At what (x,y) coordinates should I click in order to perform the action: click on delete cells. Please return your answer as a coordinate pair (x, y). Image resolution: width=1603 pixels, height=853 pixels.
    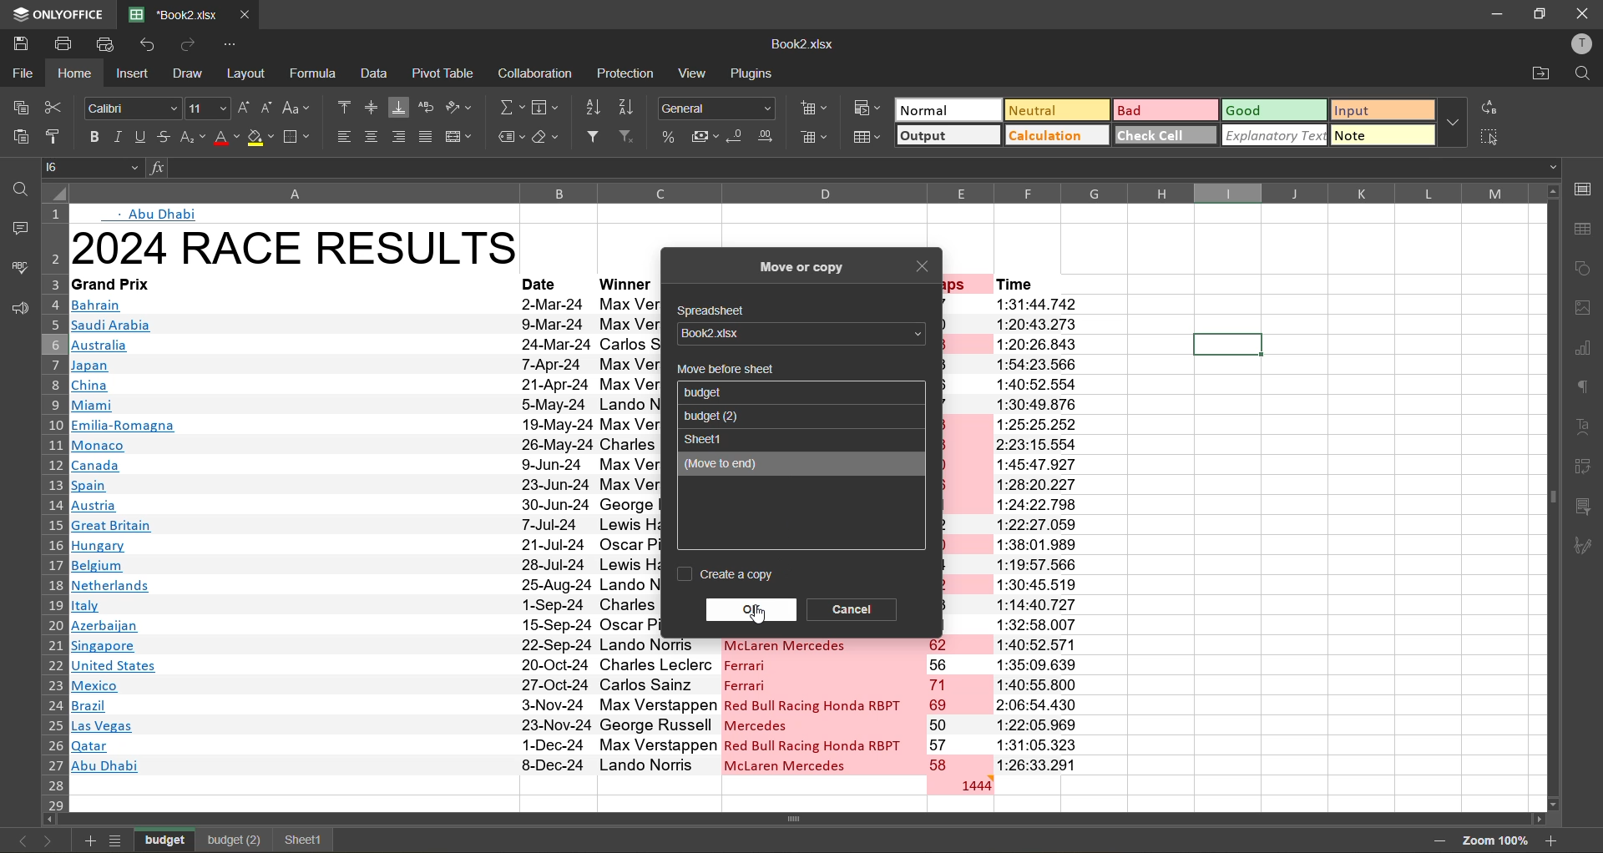
    Looking at the image, I should click on (815, 139).